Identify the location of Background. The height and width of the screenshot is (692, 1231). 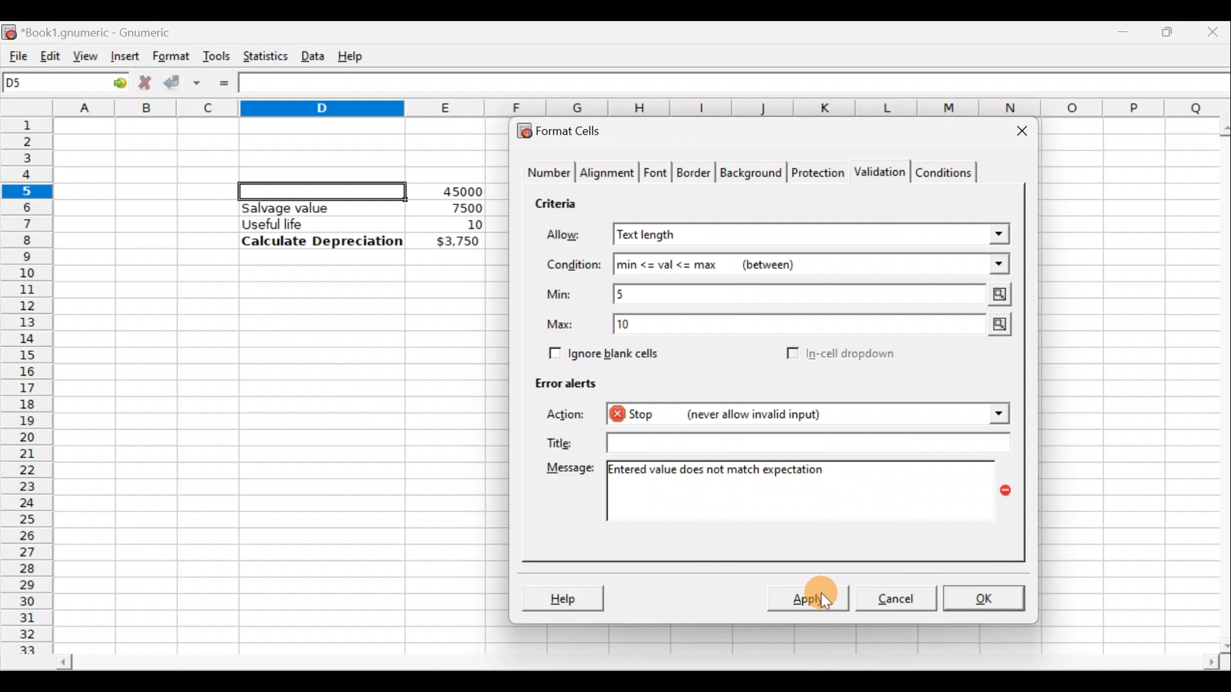
(750, 172).